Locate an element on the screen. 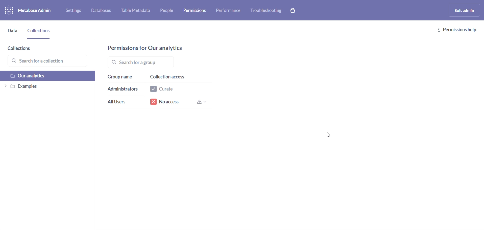  databases is located at coordinates (104, 11).